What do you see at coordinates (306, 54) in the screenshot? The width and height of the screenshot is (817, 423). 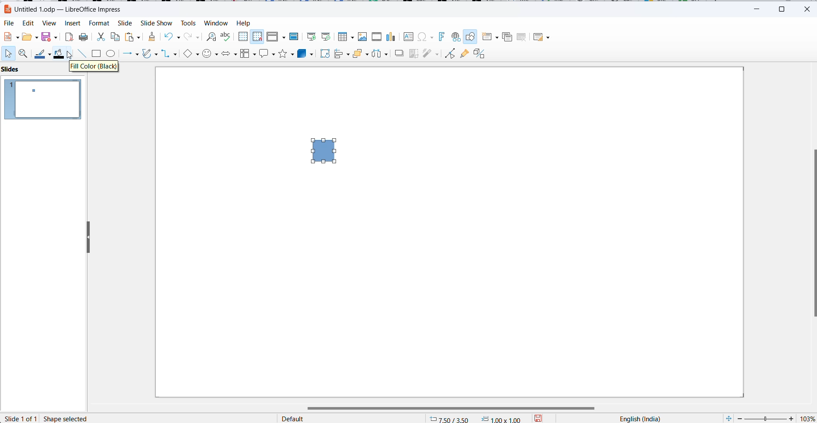 I see `3d objects ` at bounding box center [306, 54].